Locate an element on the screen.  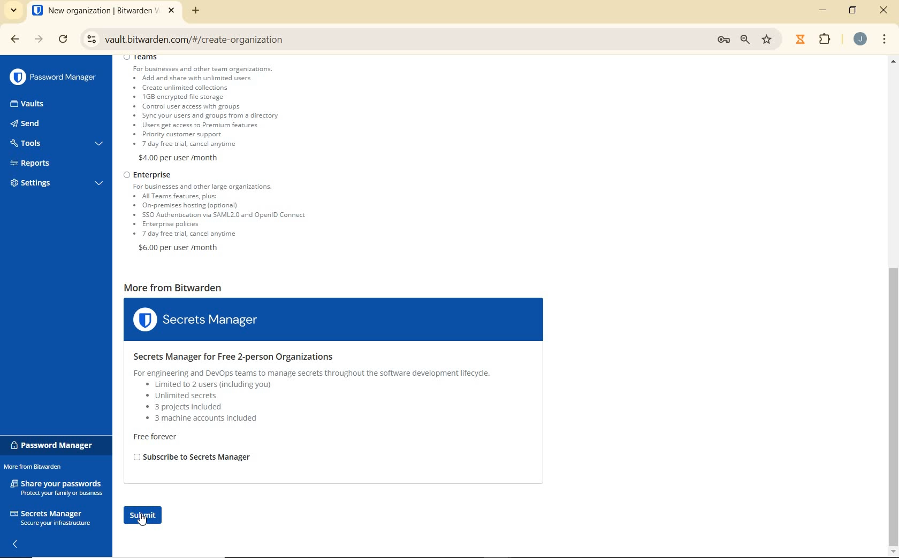
restore down is located at coordinates (855, 10).